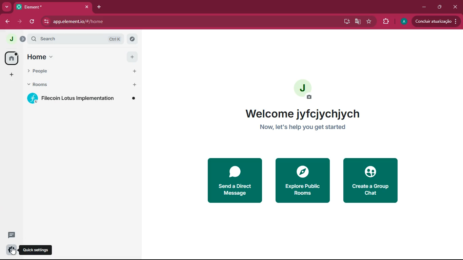  What do you see at coordinates (372, 181) in the screenshot?
I see `create a group chat` at bounding box center [372, 181].